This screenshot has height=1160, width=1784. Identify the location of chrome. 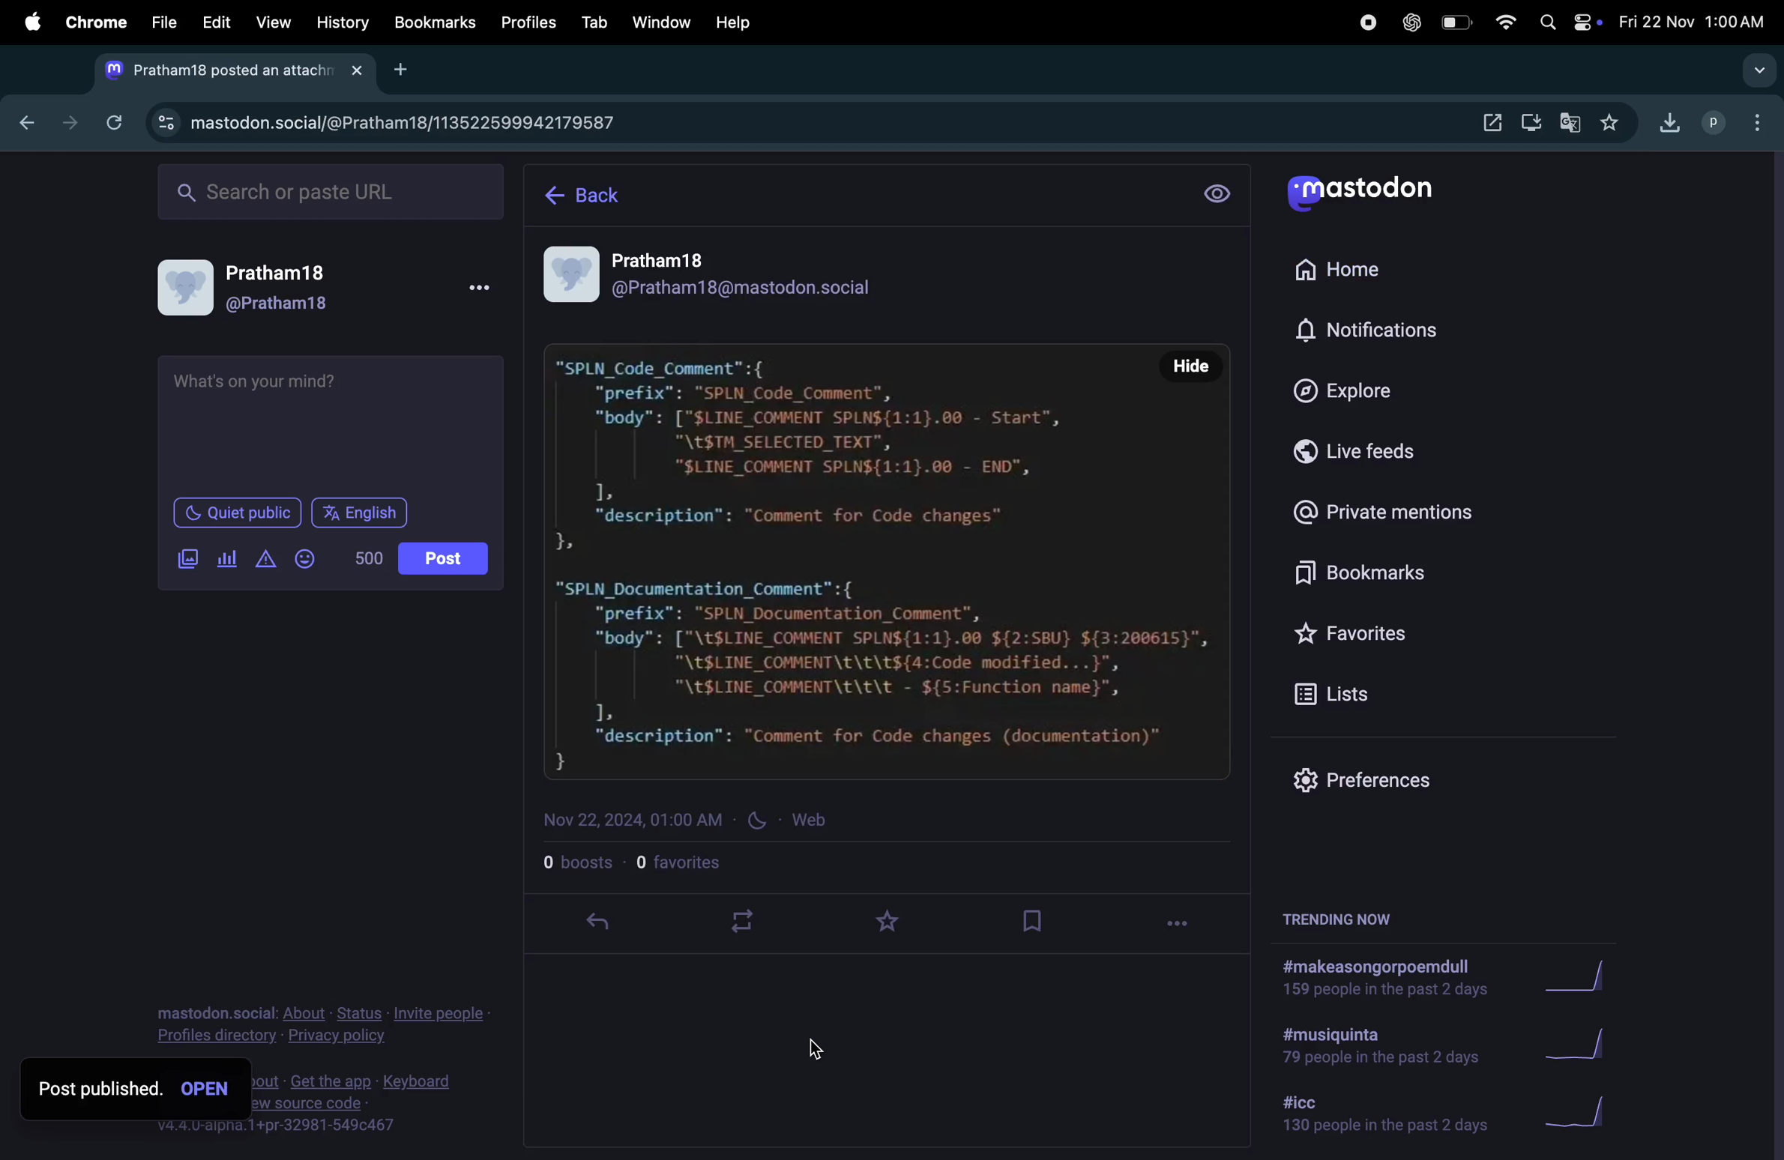
(96, 22).